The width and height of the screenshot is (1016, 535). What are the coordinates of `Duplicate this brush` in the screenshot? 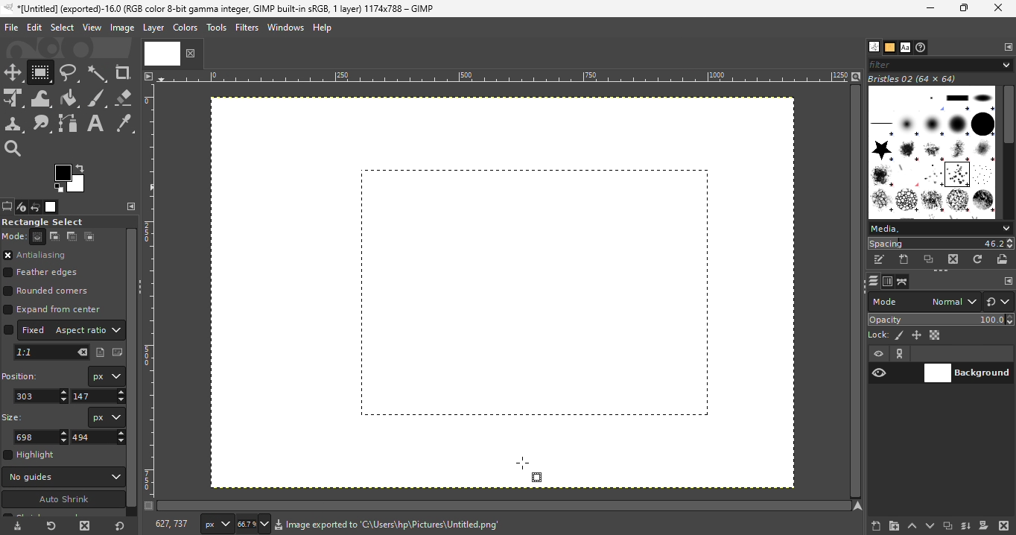 It's located at (930, 259).